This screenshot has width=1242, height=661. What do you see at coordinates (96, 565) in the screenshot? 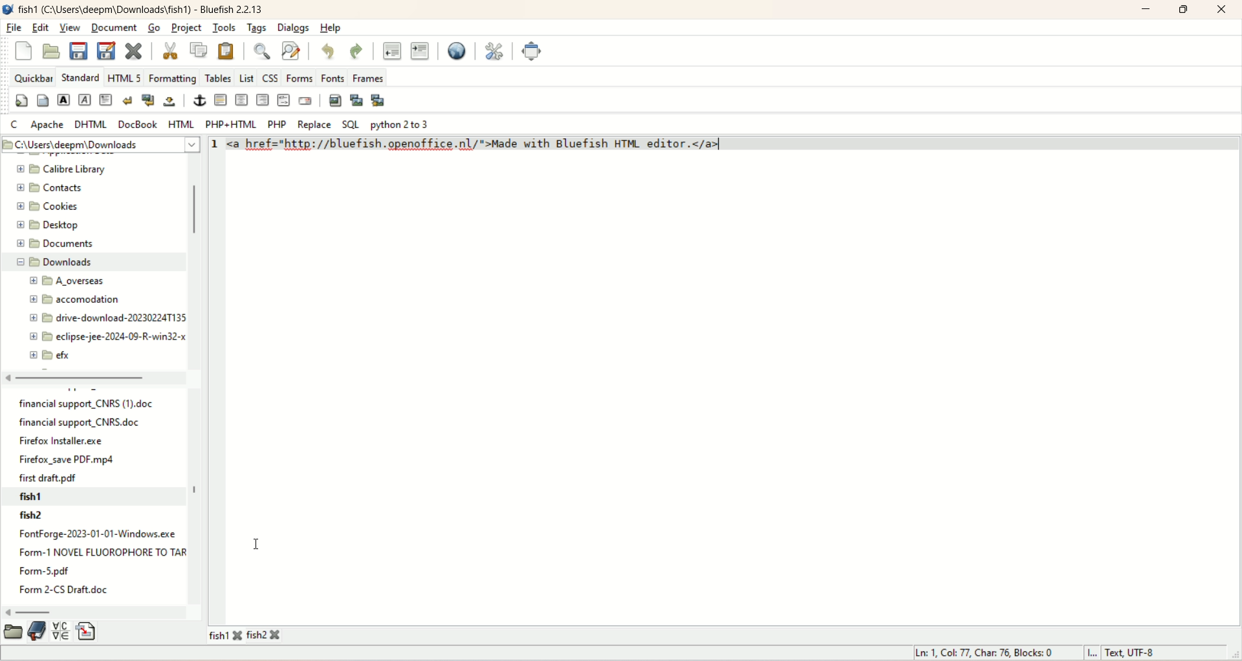
I see `text` at bounding box center [96, 565].